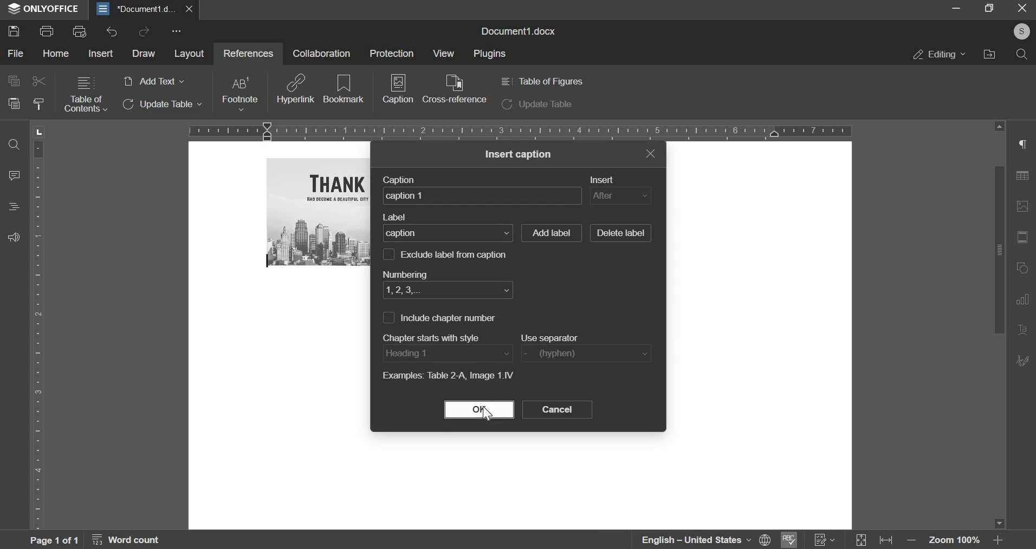  Describe the element at coordinates (16, 54) in the screenshot. I see `file` at that location.